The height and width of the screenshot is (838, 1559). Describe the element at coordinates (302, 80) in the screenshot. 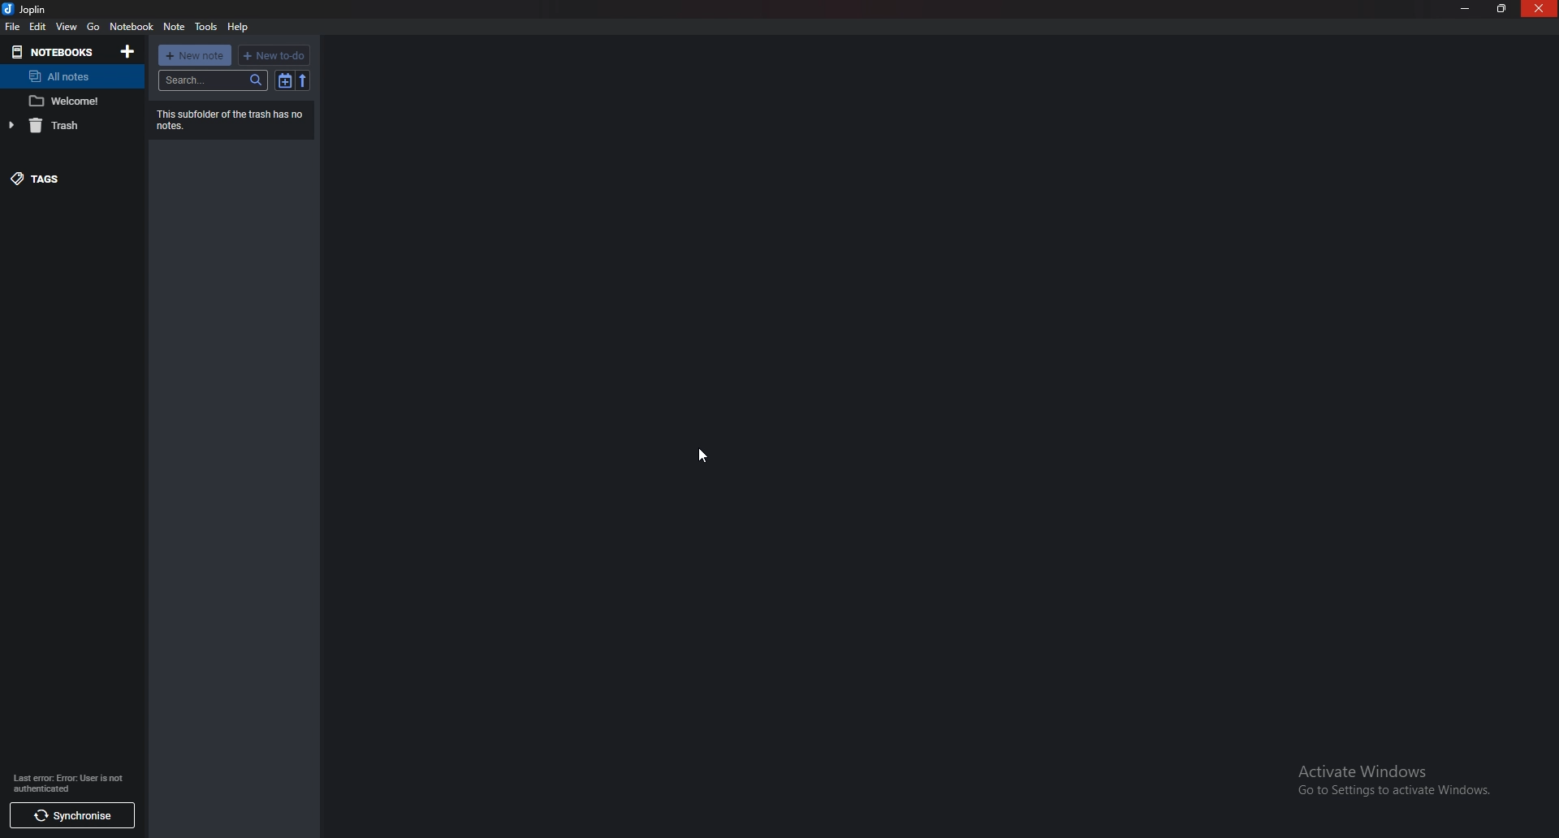

I see `reverse sort order` at that location.